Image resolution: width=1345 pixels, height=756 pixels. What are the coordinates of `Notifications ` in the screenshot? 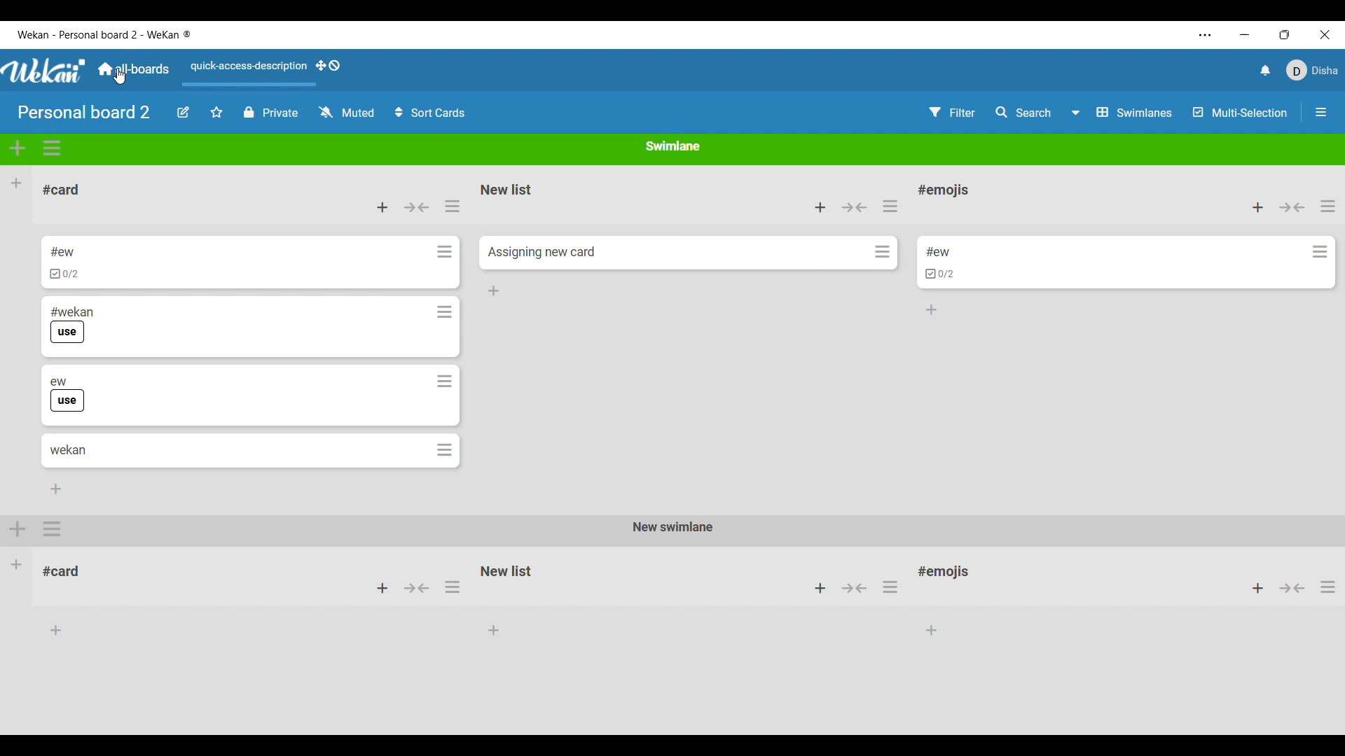 It's located at (1266, 70).